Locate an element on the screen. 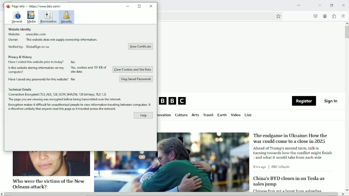 The height and width of the screenshot is (196, 349). resize is located at coordinates (140, 6).